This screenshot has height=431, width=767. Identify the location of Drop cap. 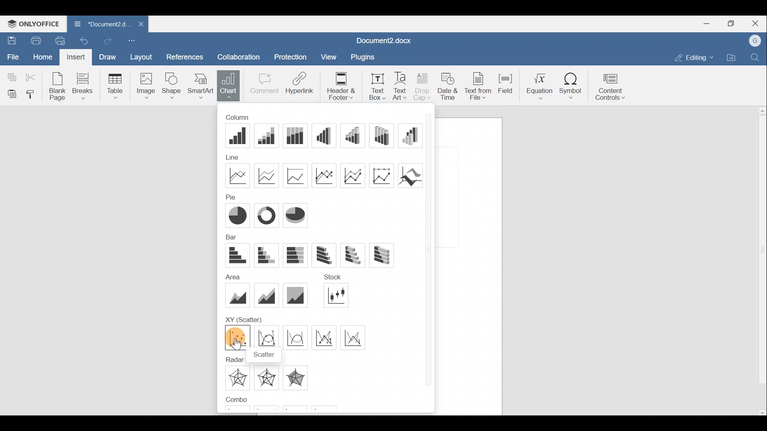
(422, 85).